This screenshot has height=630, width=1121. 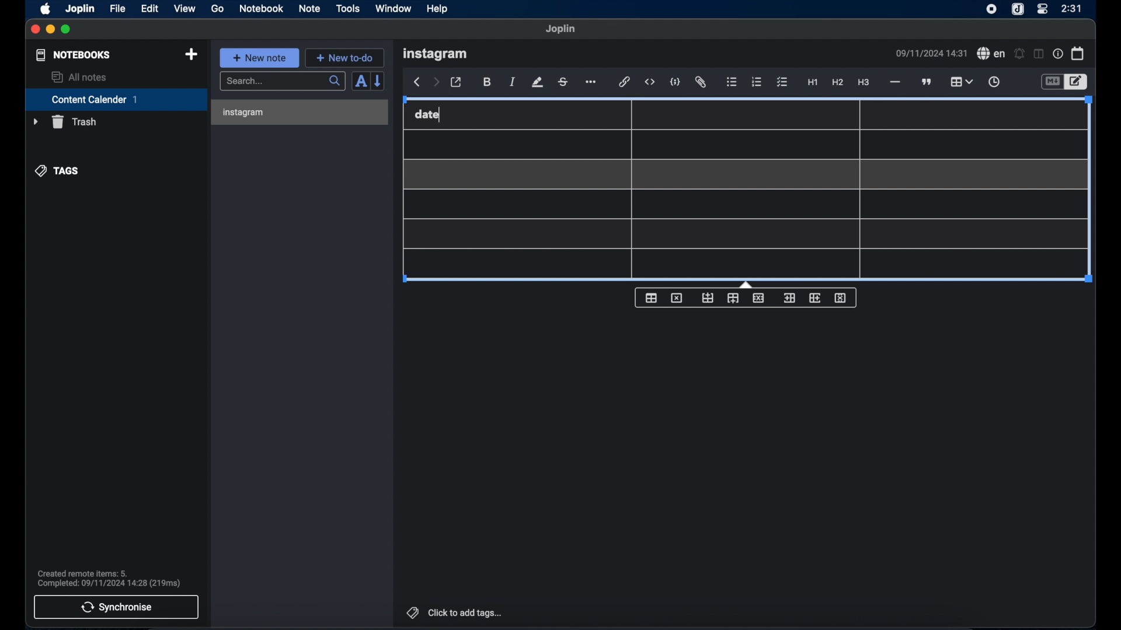 I want to click on delete table, so click(x=677, y=297).